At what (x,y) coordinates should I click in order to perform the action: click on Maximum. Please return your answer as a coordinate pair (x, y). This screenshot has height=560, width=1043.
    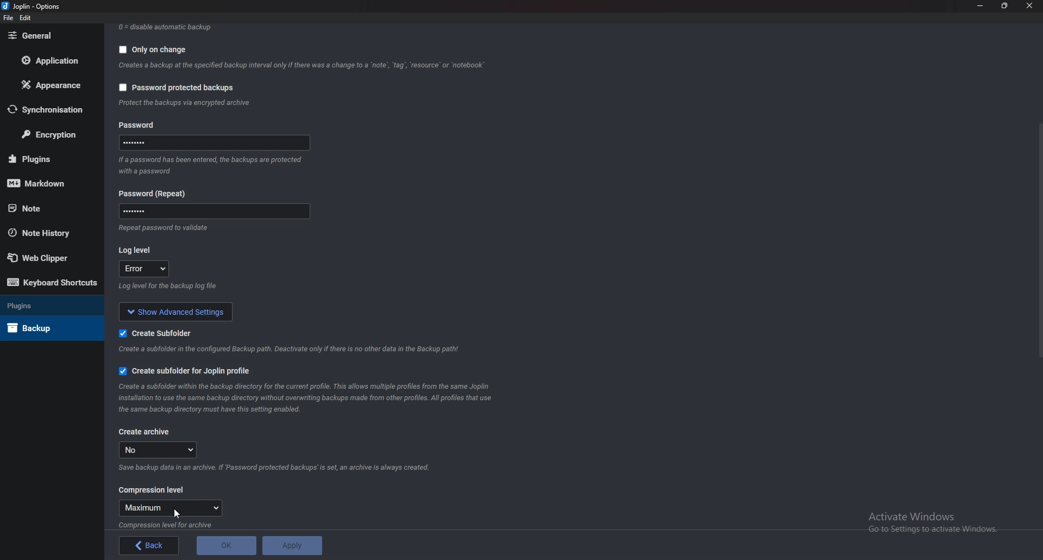
    Looking at the image, I should click on (173, 508).